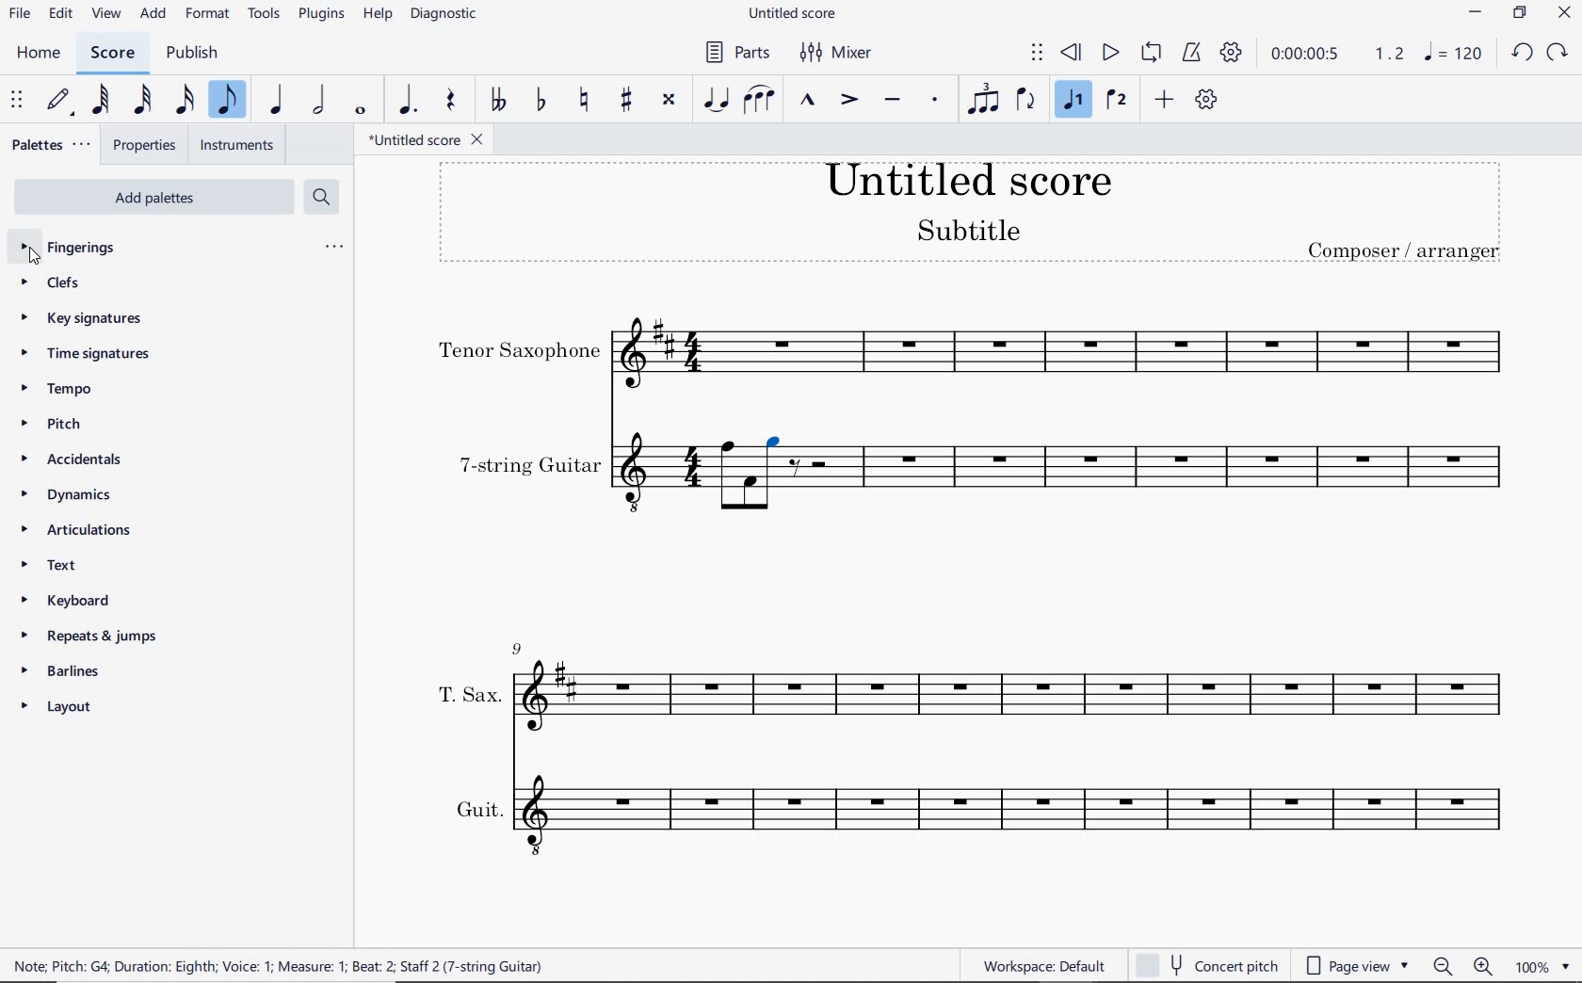 The image size is (1582, 983). What do you see at coordinates (1071, 54) in the screenshot?
I see `REWIND` at bounding box center [1071, 54].